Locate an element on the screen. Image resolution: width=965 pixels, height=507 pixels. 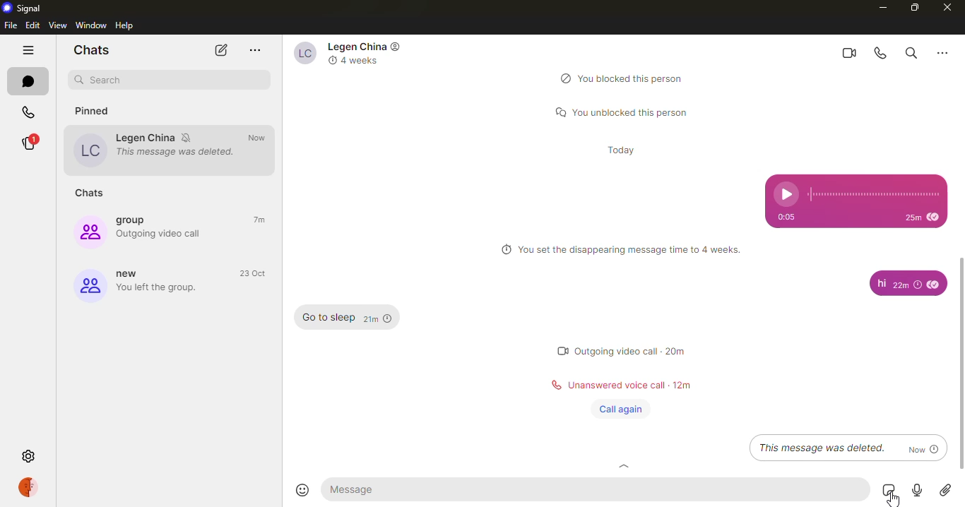
the message was deleted is located at coordinates (822, 448).